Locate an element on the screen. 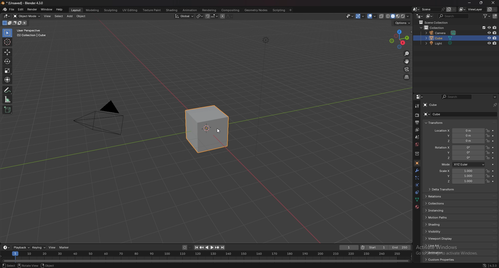 Image resolution: width=499 pixels, height=268 pixels. delete scene is located at coordinates (454, 9).